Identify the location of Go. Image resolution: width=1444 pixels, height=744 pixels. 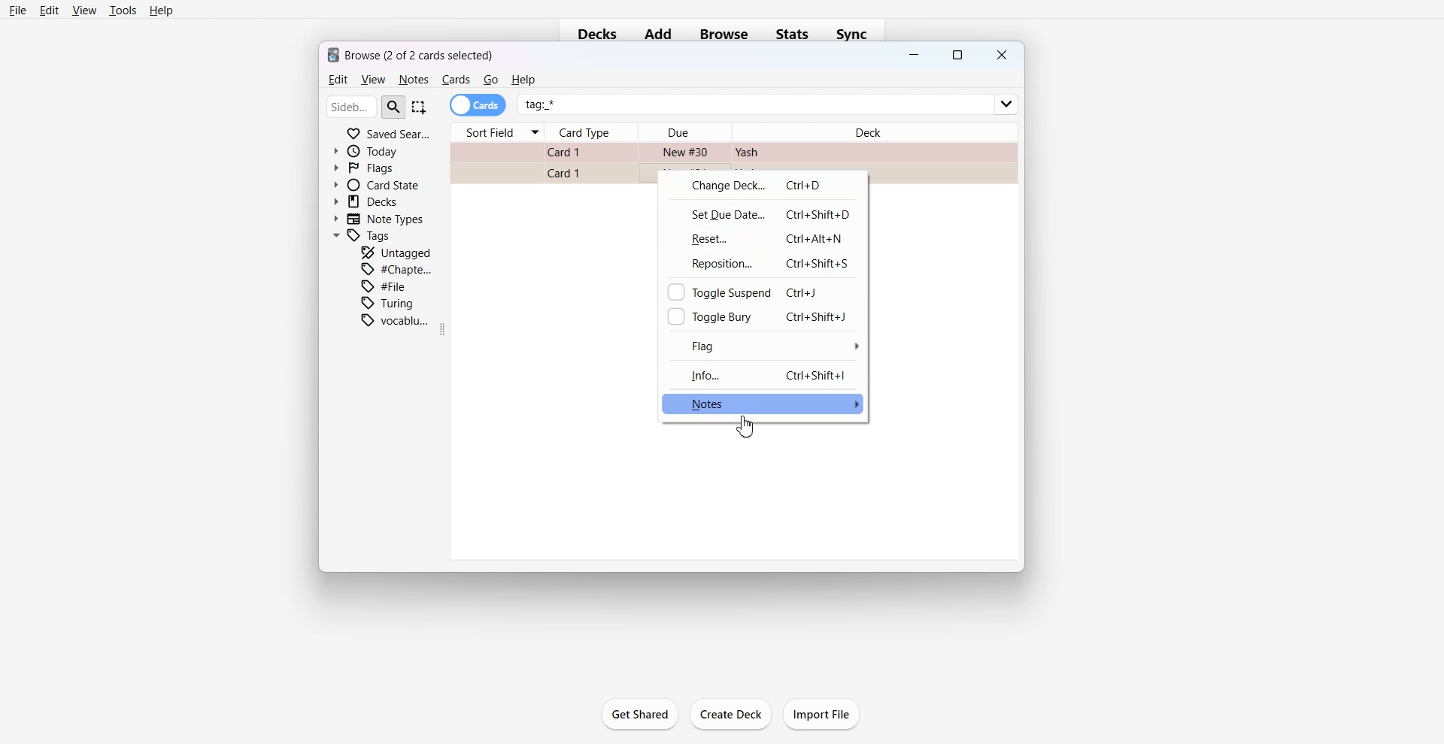
(491, 80).